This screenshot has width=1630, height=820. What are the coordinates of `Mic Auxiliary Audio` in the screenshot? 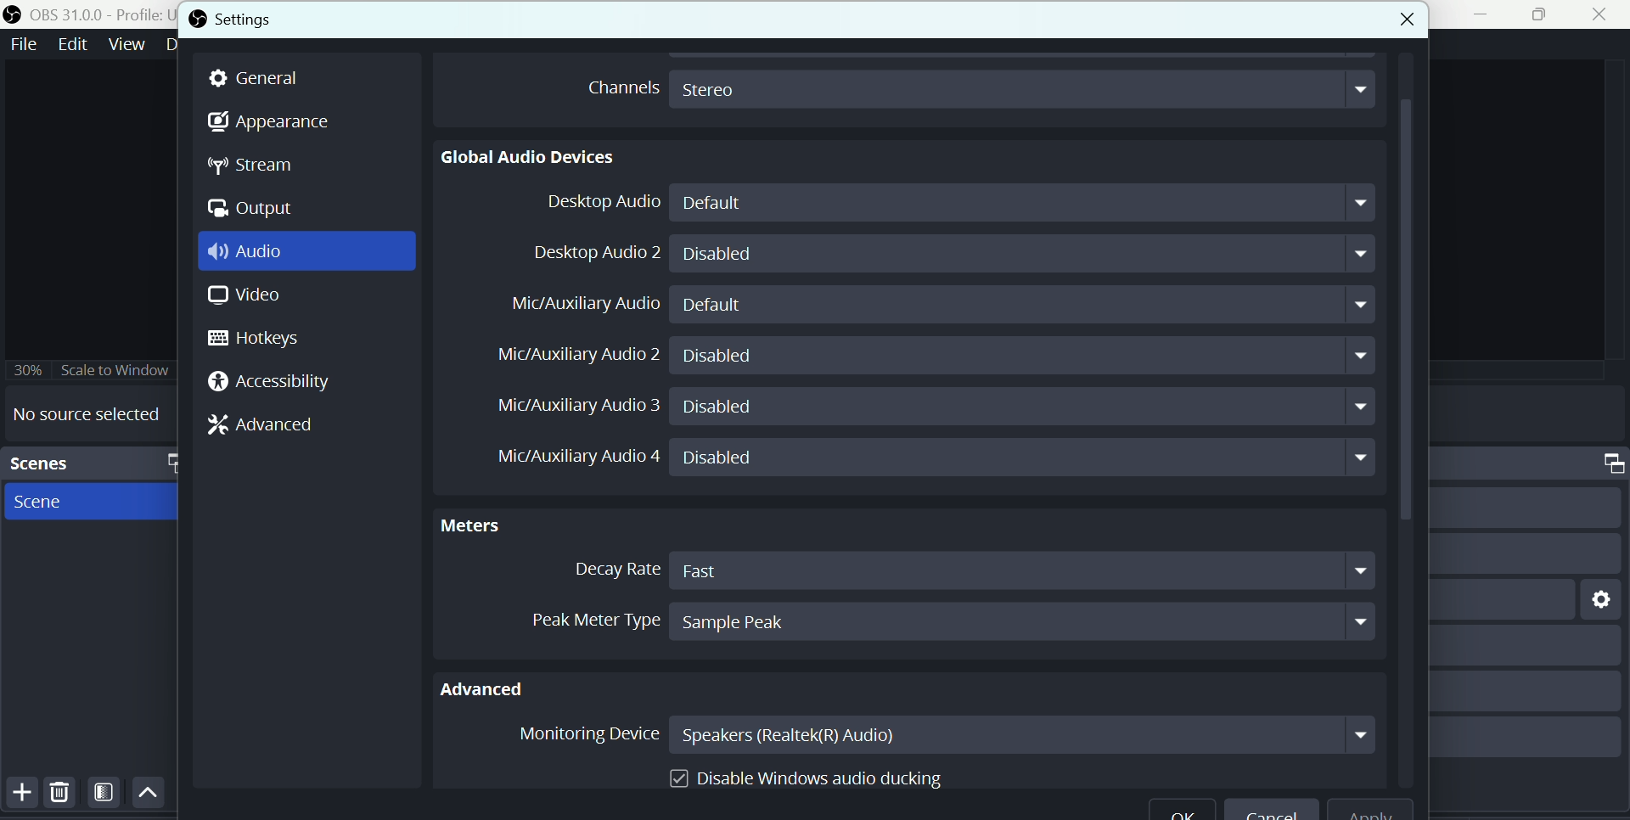 It's located at (587, 305).